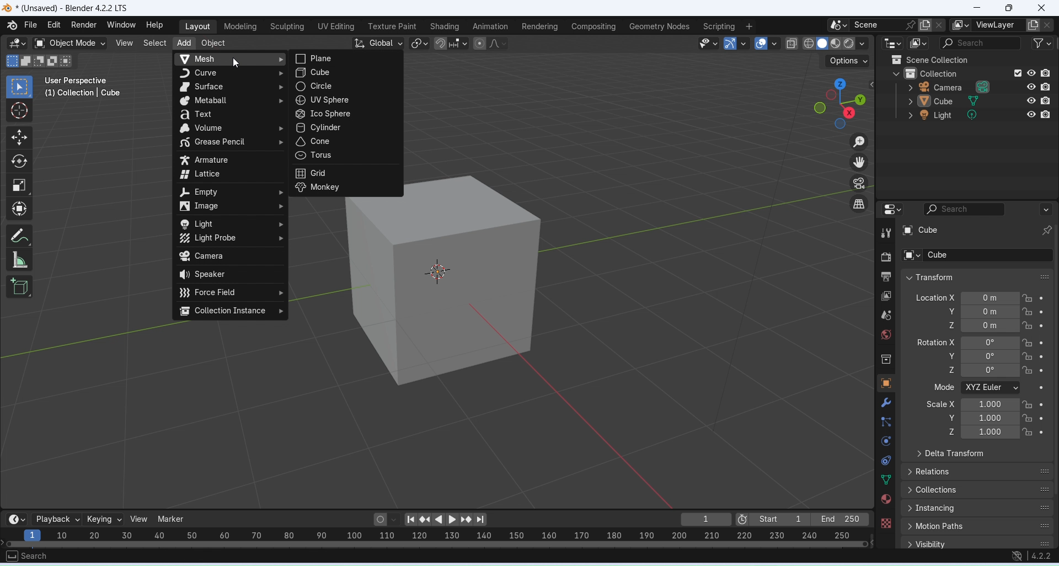  What do you see at coordinates (445, 27) in the screenshot?
I see `Shading` at bounding box center [445, 27].